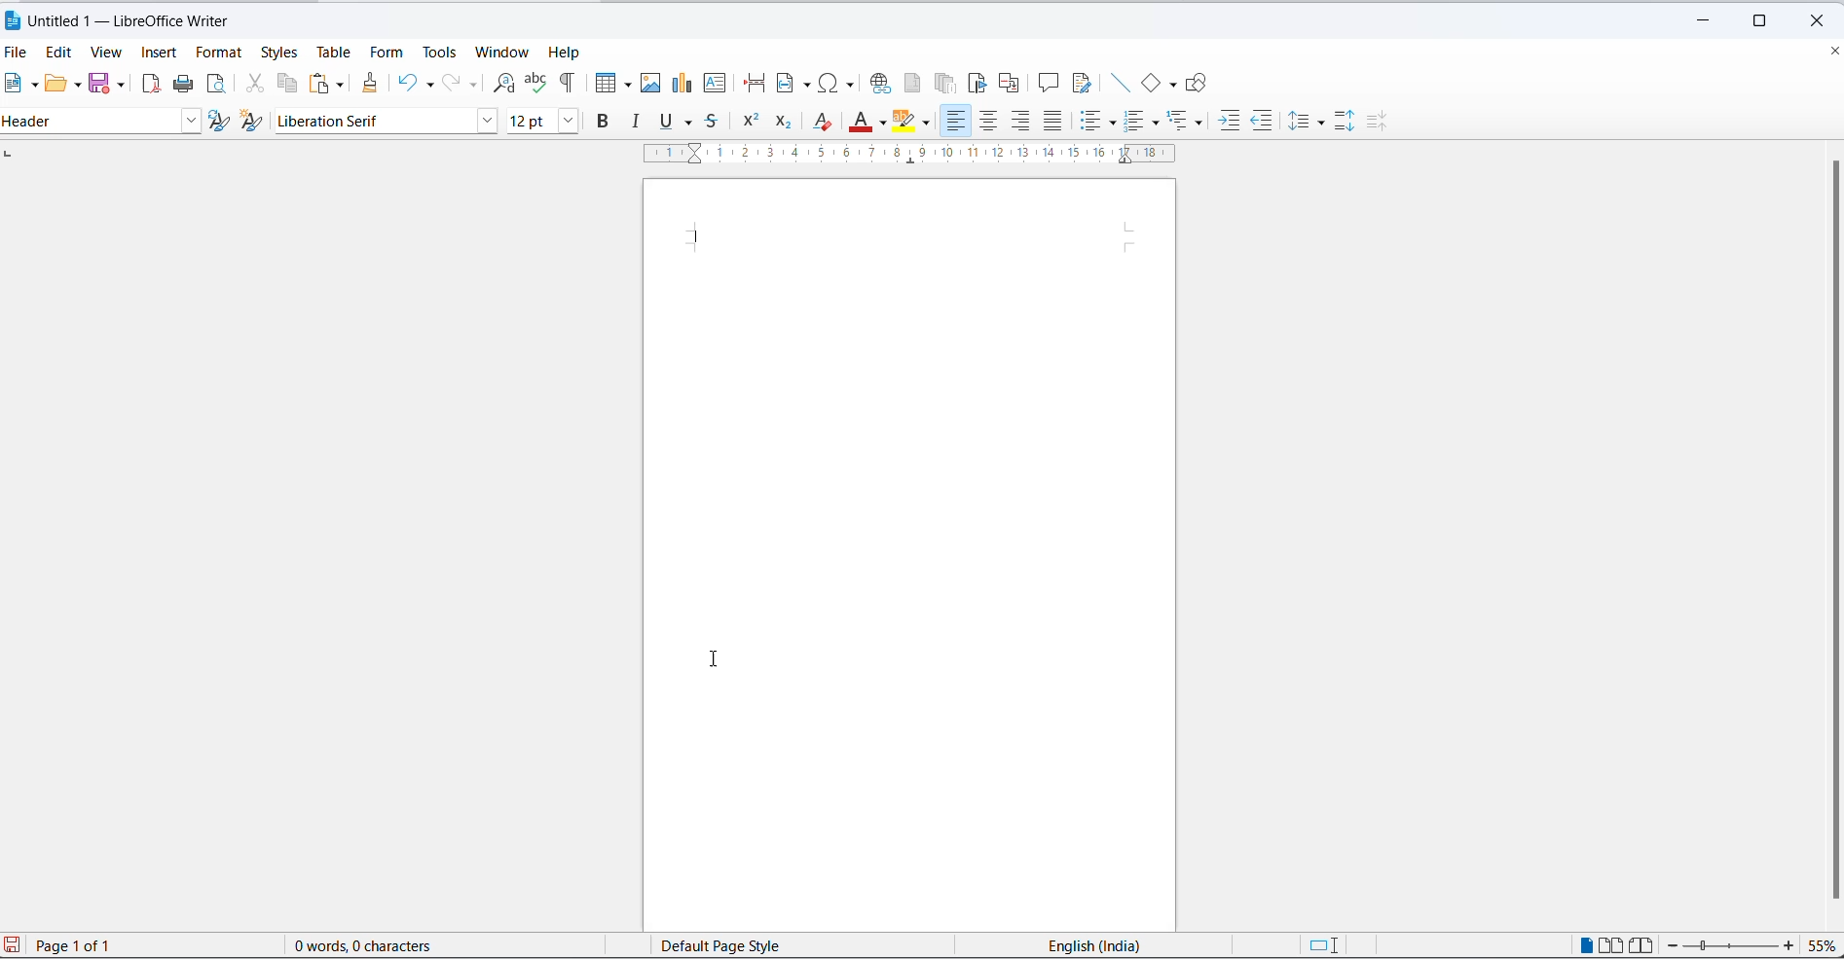  What do you see at coordinates (441, 53) in the screenshot?
I see `tools` at bounding box center [441, 53].